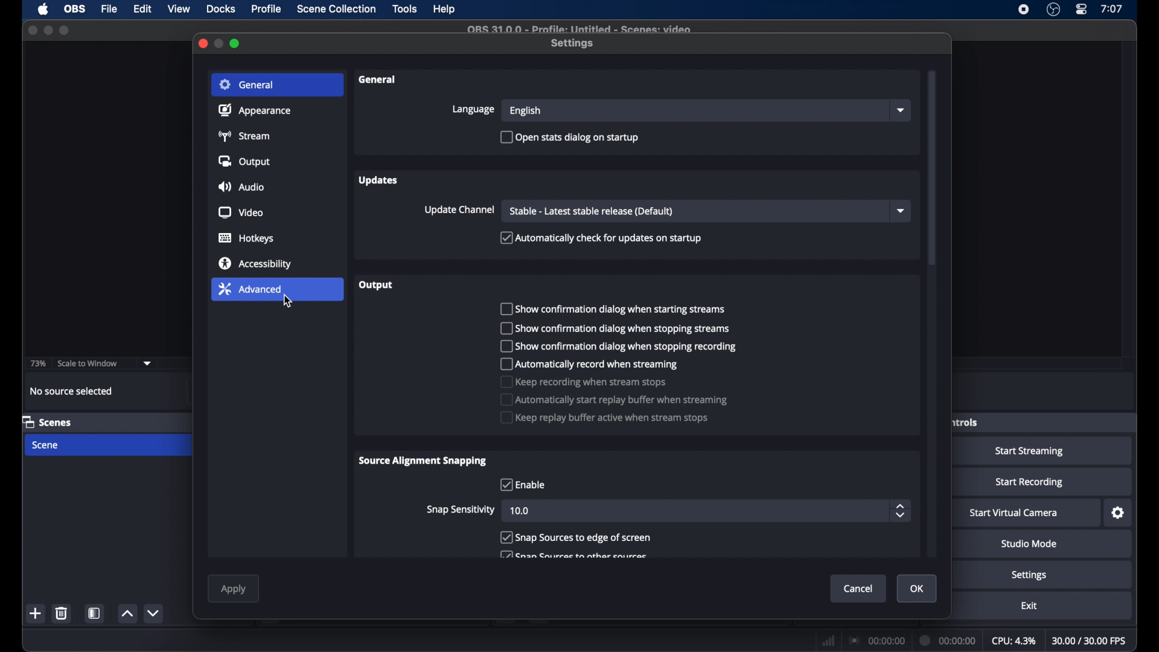  Describe the element at coordinates (71, 392) in the screenshot. I see `no source selected` at that location.